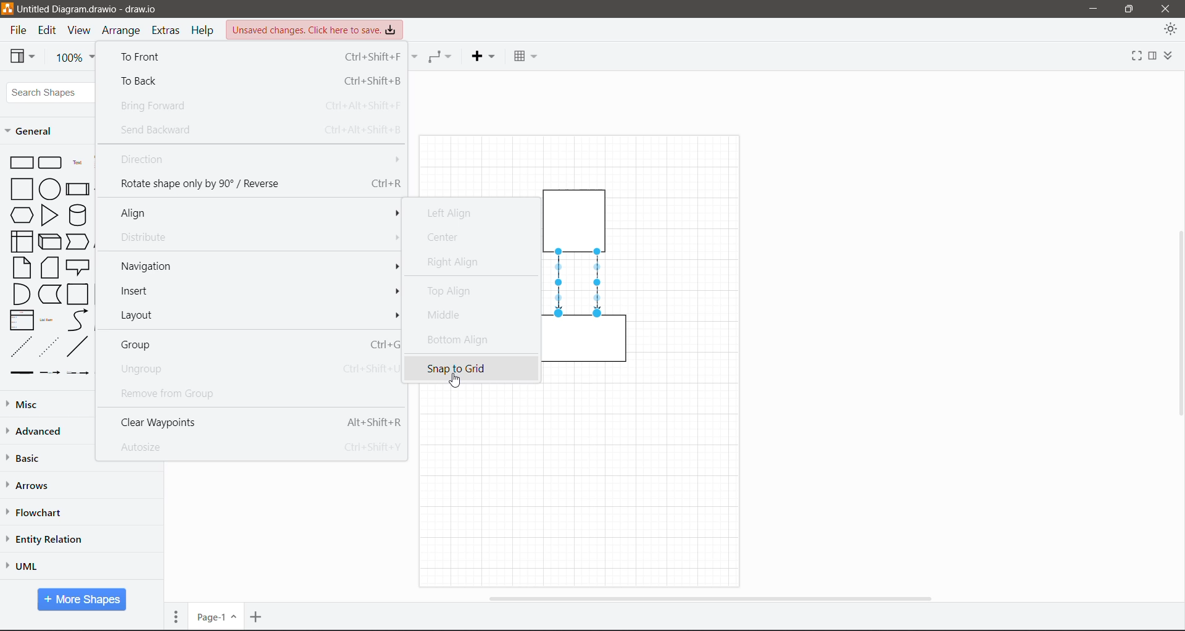  Describe the element at coordinates (204, 30) in the screenshot. I see `Help` at that location.